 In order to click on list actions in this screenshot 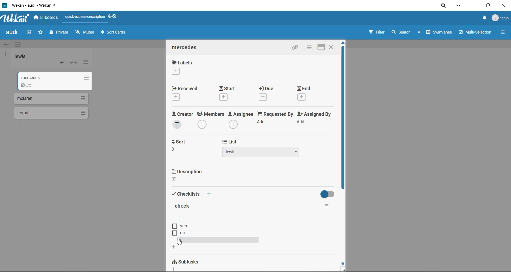, I will do `click(86, 64)`.